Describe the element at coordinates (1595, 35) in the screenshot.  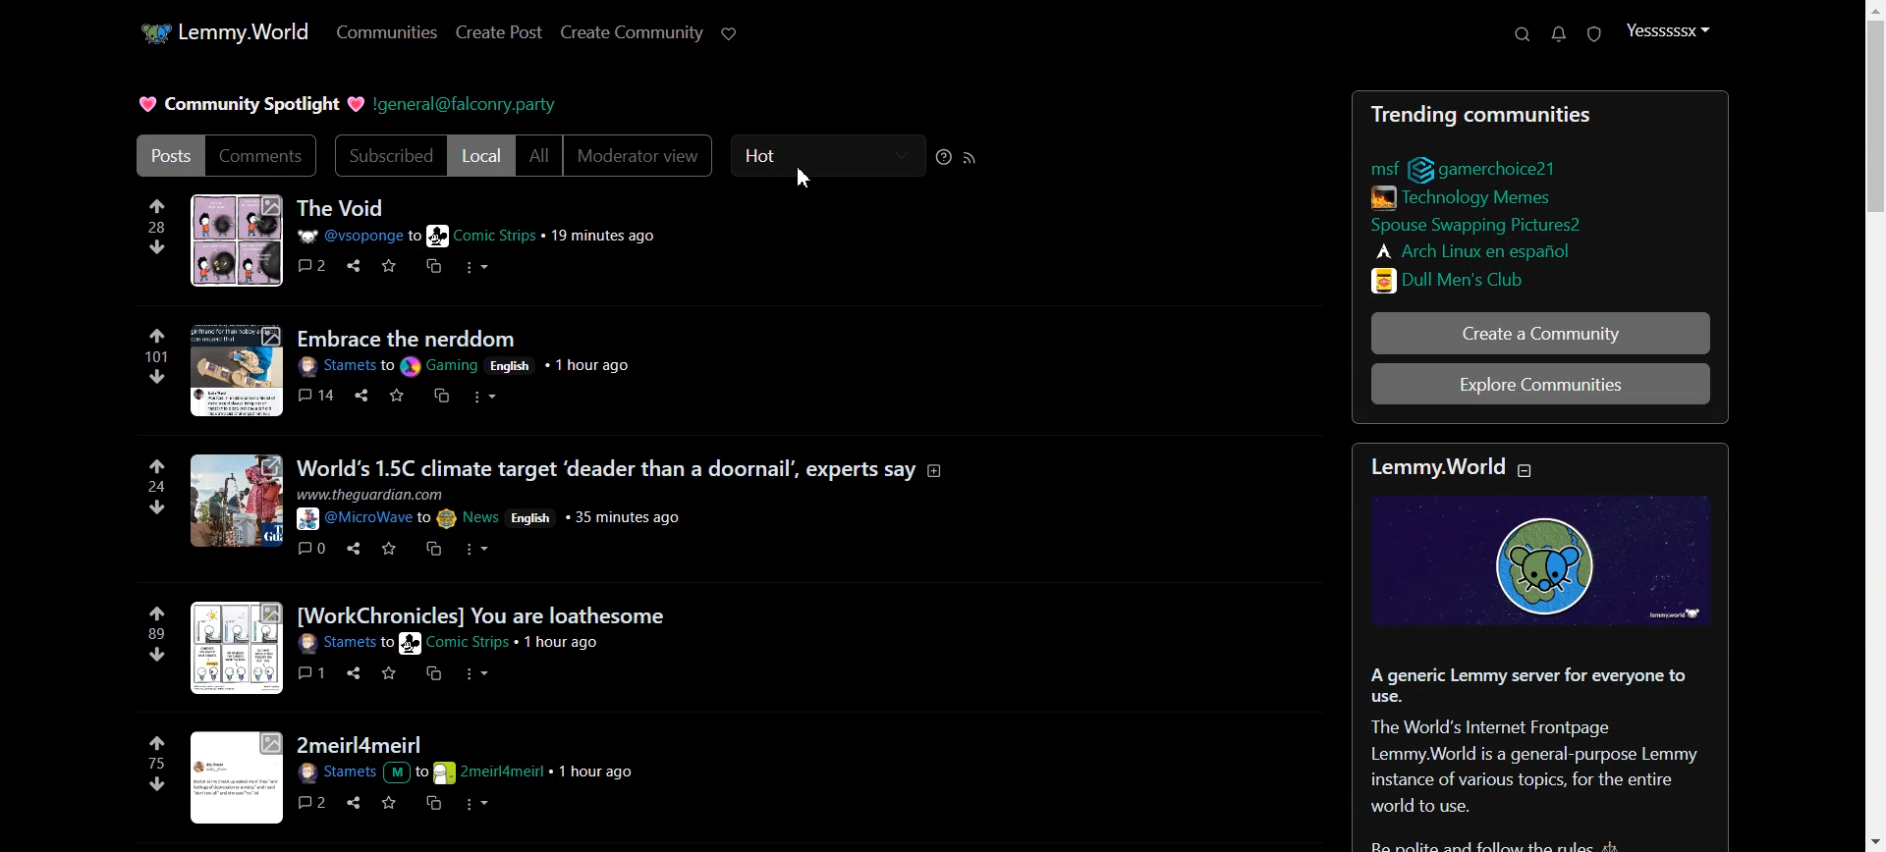
I see `Unread Report` at that location.